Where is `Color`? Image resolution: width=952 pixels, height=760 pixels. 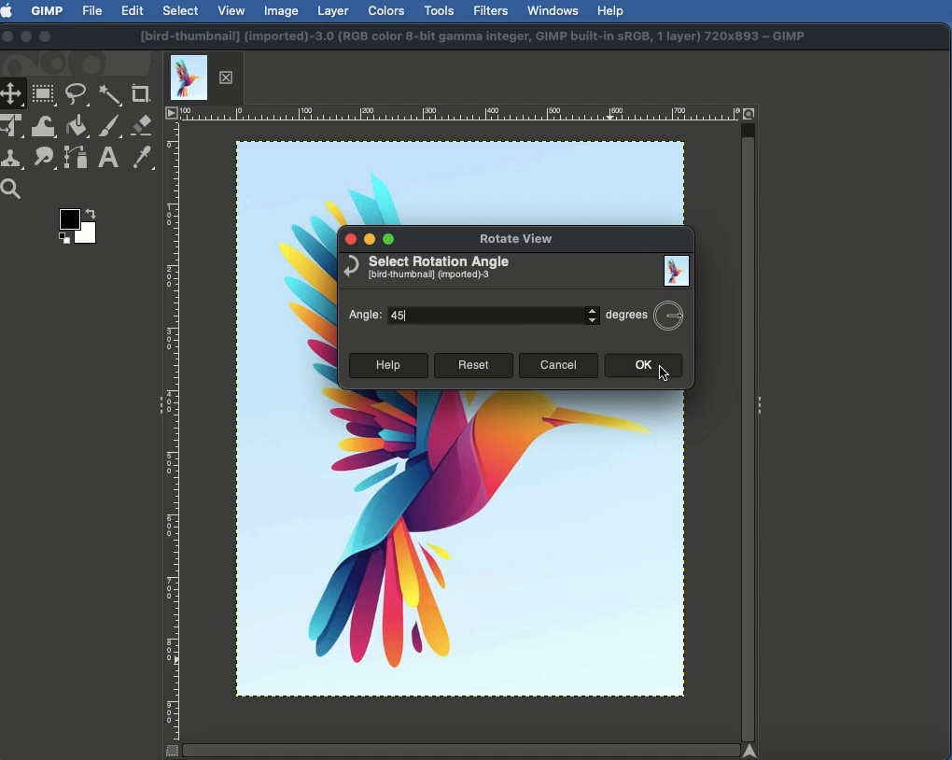 Color is located at coordinates (76, 230).